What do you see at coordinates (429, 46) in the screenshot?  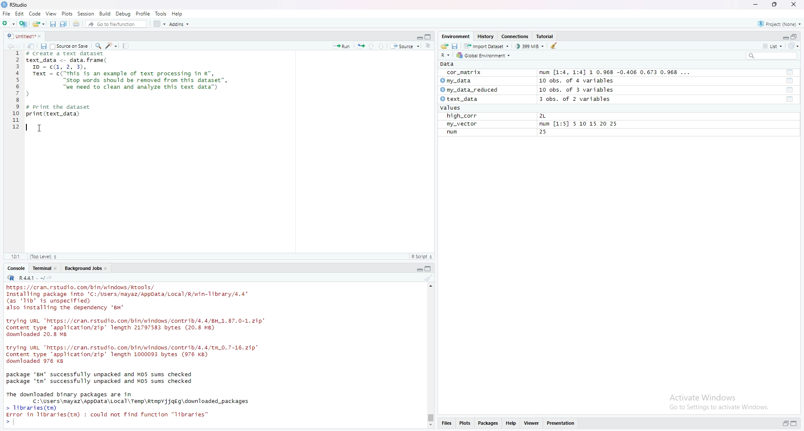 I see `show document online` at bounding box center [429, 46].